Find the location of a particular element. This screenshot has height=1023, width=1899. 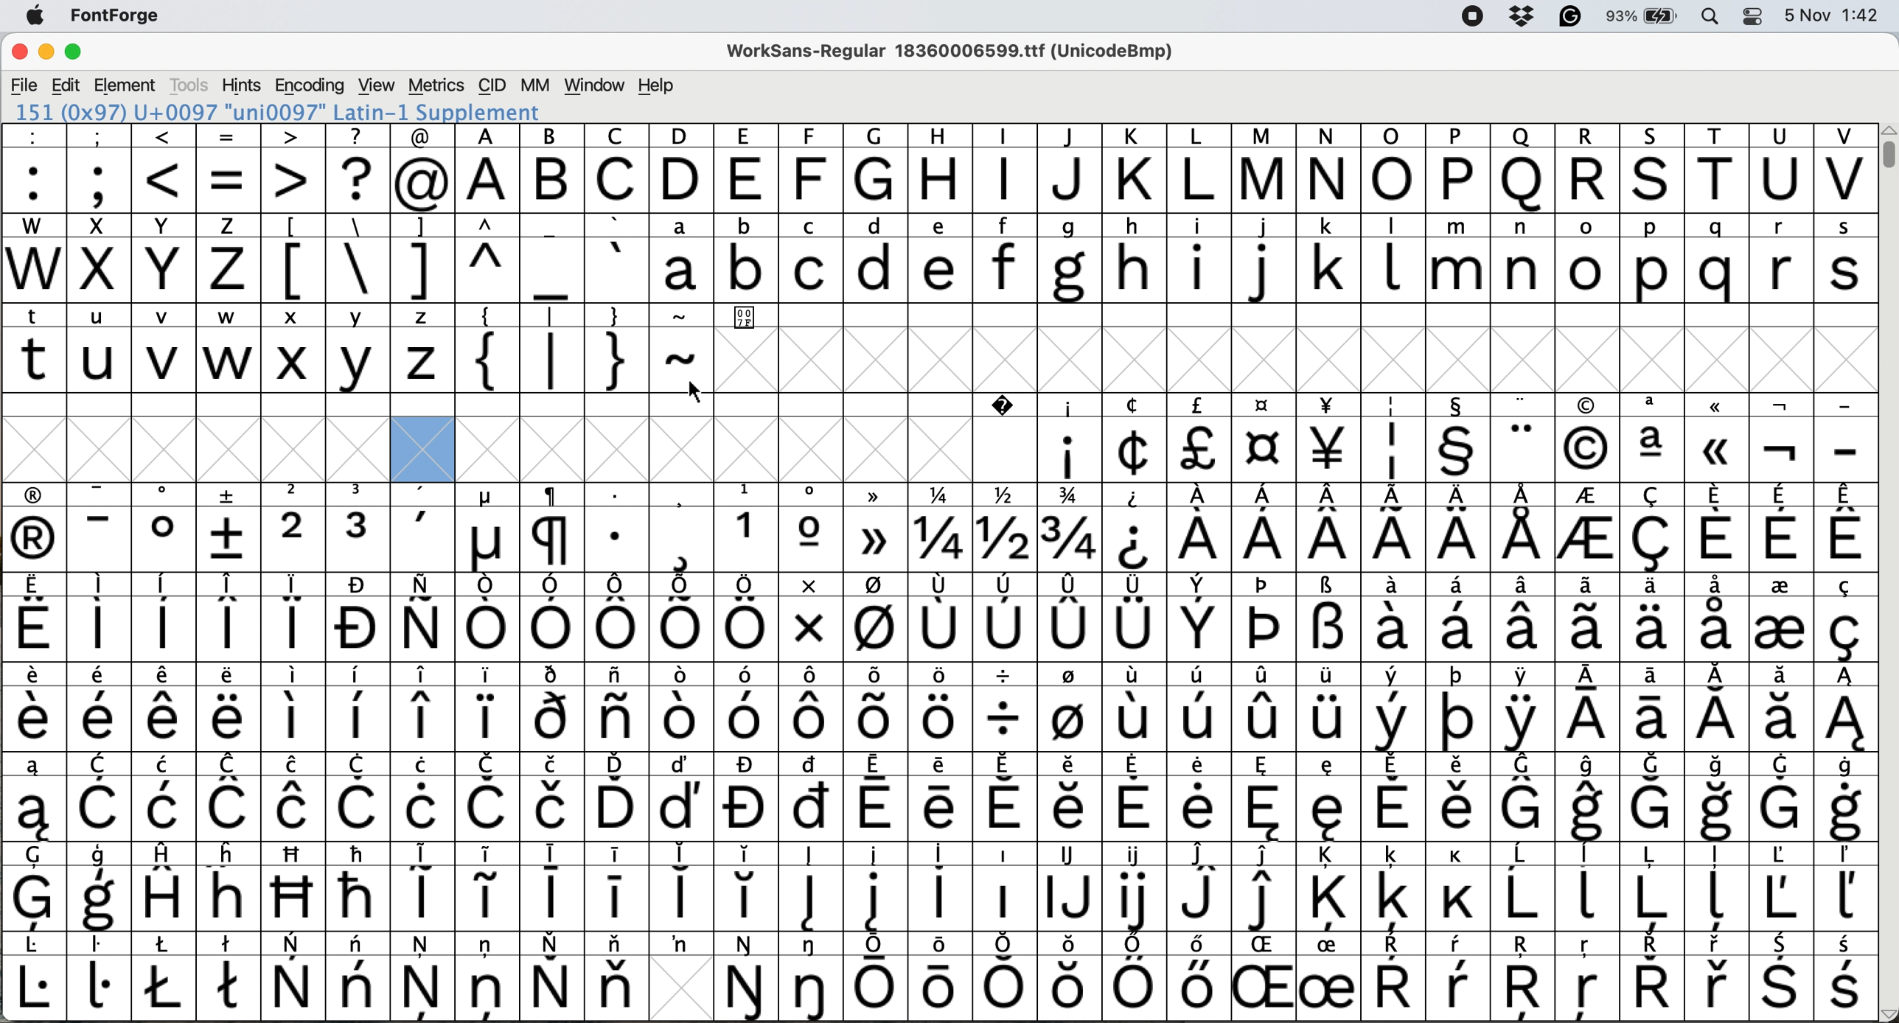

symbol is located at coordinates (944, 797).